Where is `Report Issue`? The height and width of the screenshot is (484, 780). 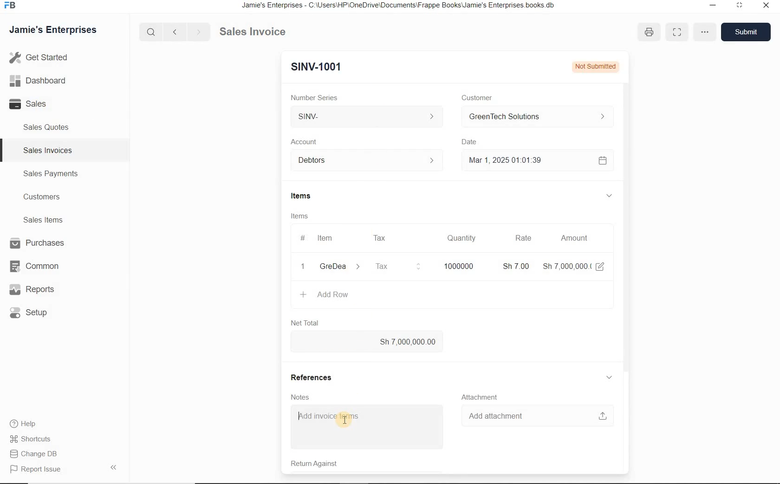 Report Issue is located at coordinates (35, 470).